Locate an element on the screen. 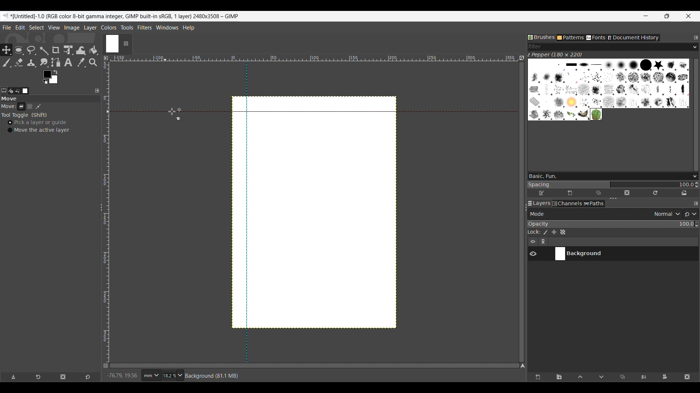  Tool toggle options is located at coordinates (24, 115).